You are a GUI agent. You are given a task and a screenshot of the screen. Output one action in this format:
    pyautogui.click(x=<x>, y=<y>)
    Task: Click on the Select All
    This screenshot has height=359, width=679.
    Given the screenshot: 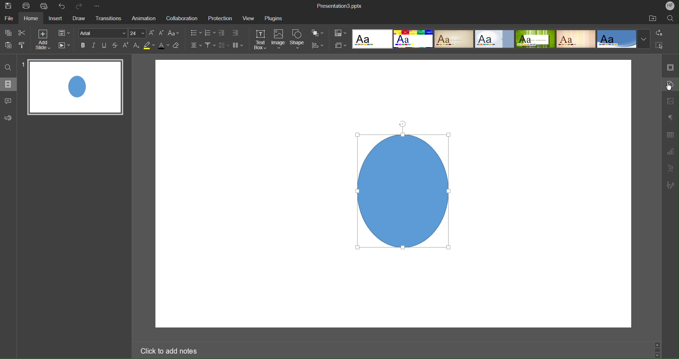 What is the action you would take?
    pyautogui.click(x=659, y=45)
    